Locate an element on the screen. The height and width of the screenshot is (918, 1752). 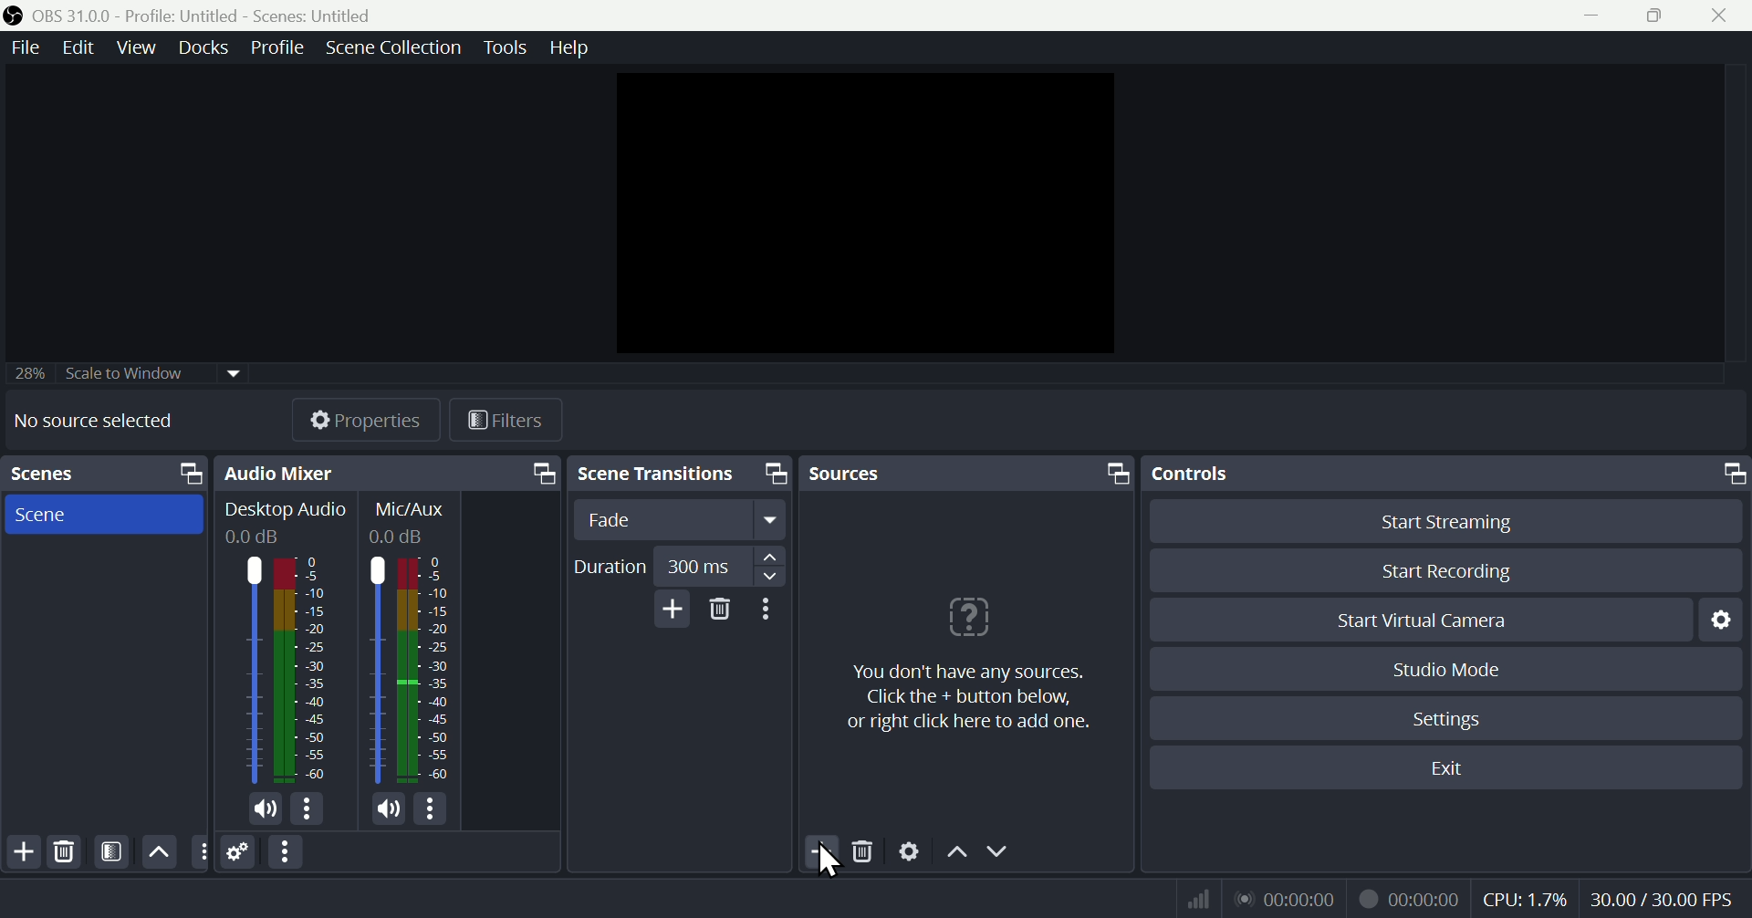
0.0dB is located at coordinates (400, 537).